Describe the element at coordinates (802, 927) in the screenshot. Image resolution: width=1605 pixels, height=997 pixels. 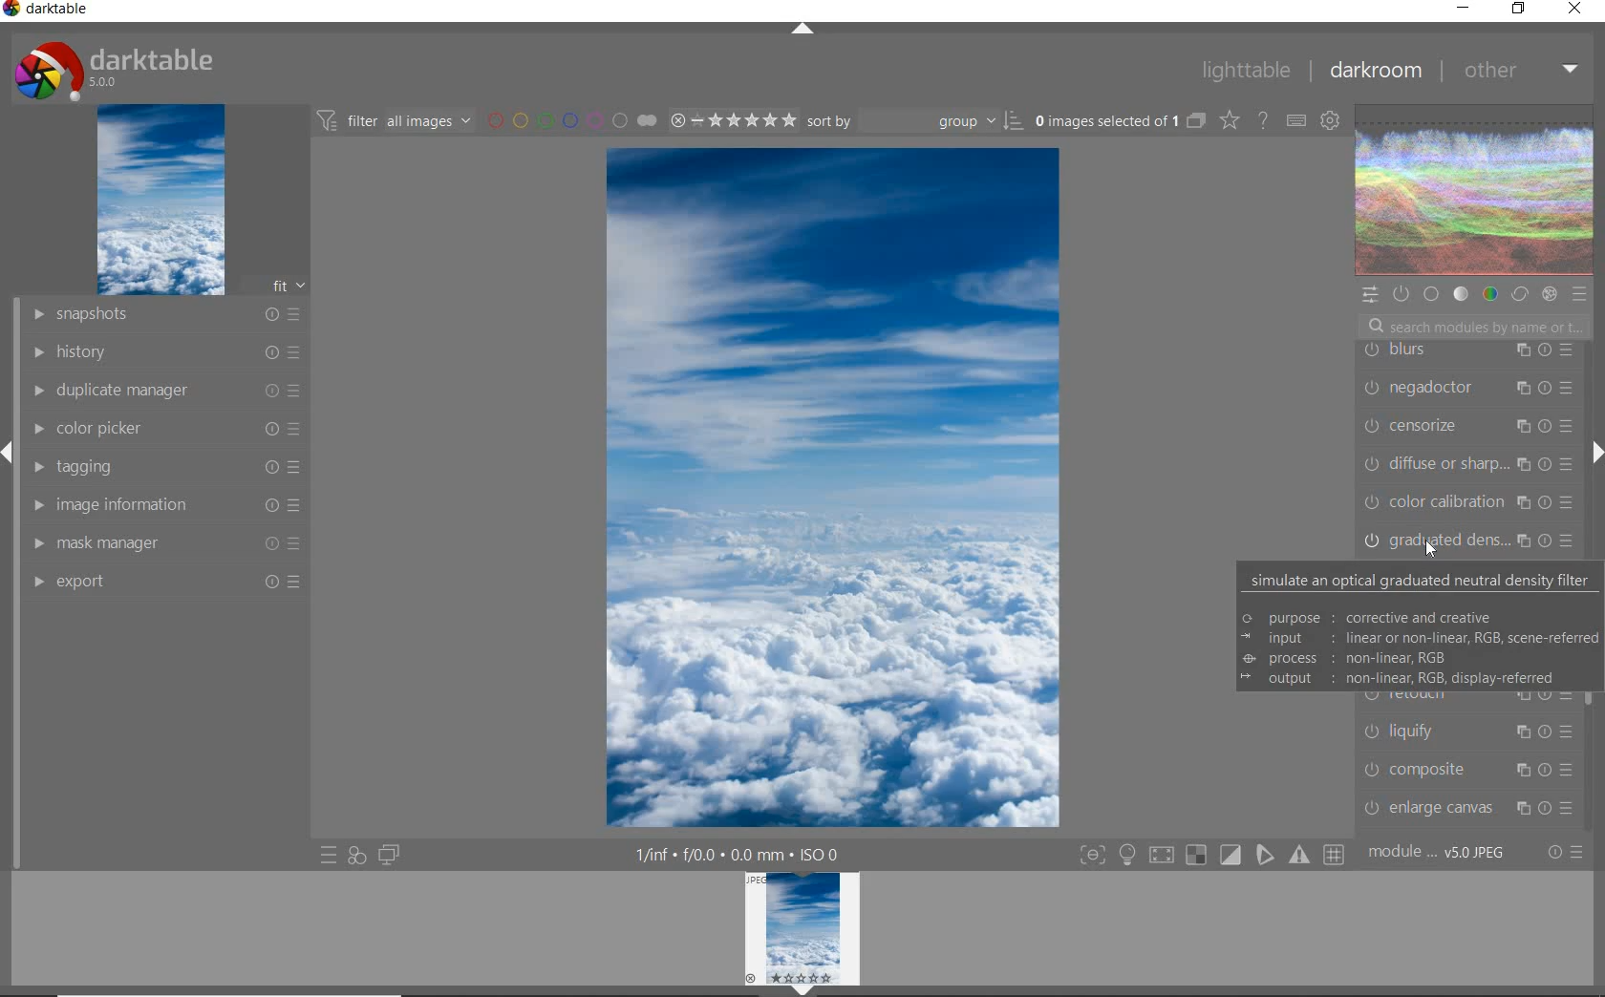
I see `IMAGE PREVIEW` at that location.